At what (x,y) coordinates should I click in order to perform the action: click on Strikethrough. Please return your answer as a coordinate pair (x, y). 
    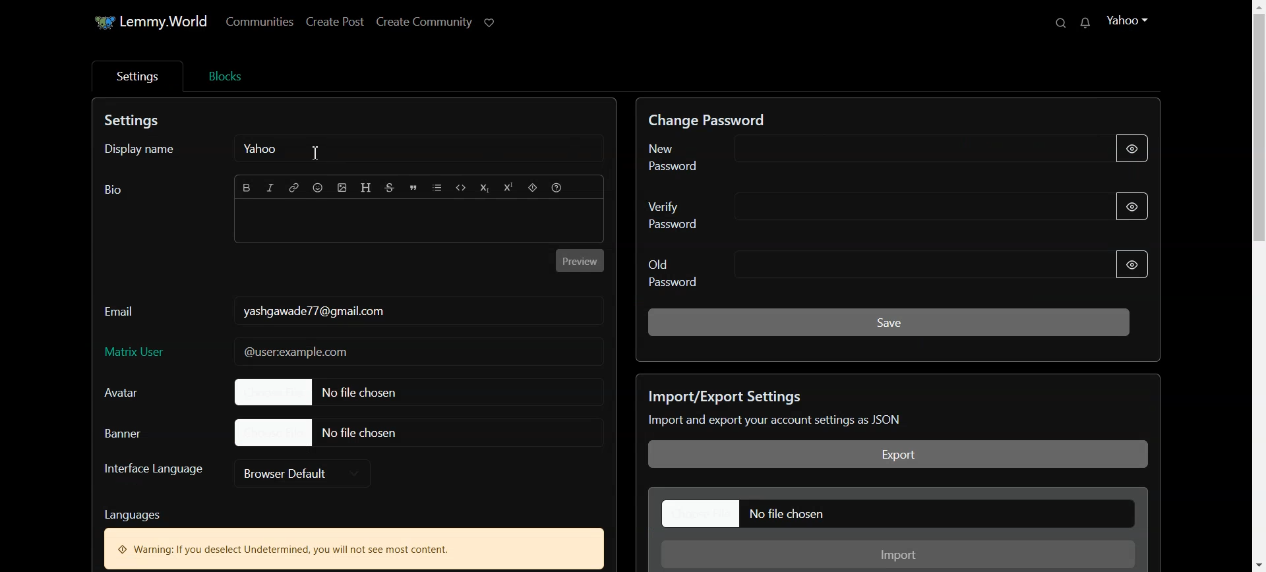
    Looking at the image, I should click on (390, 188).